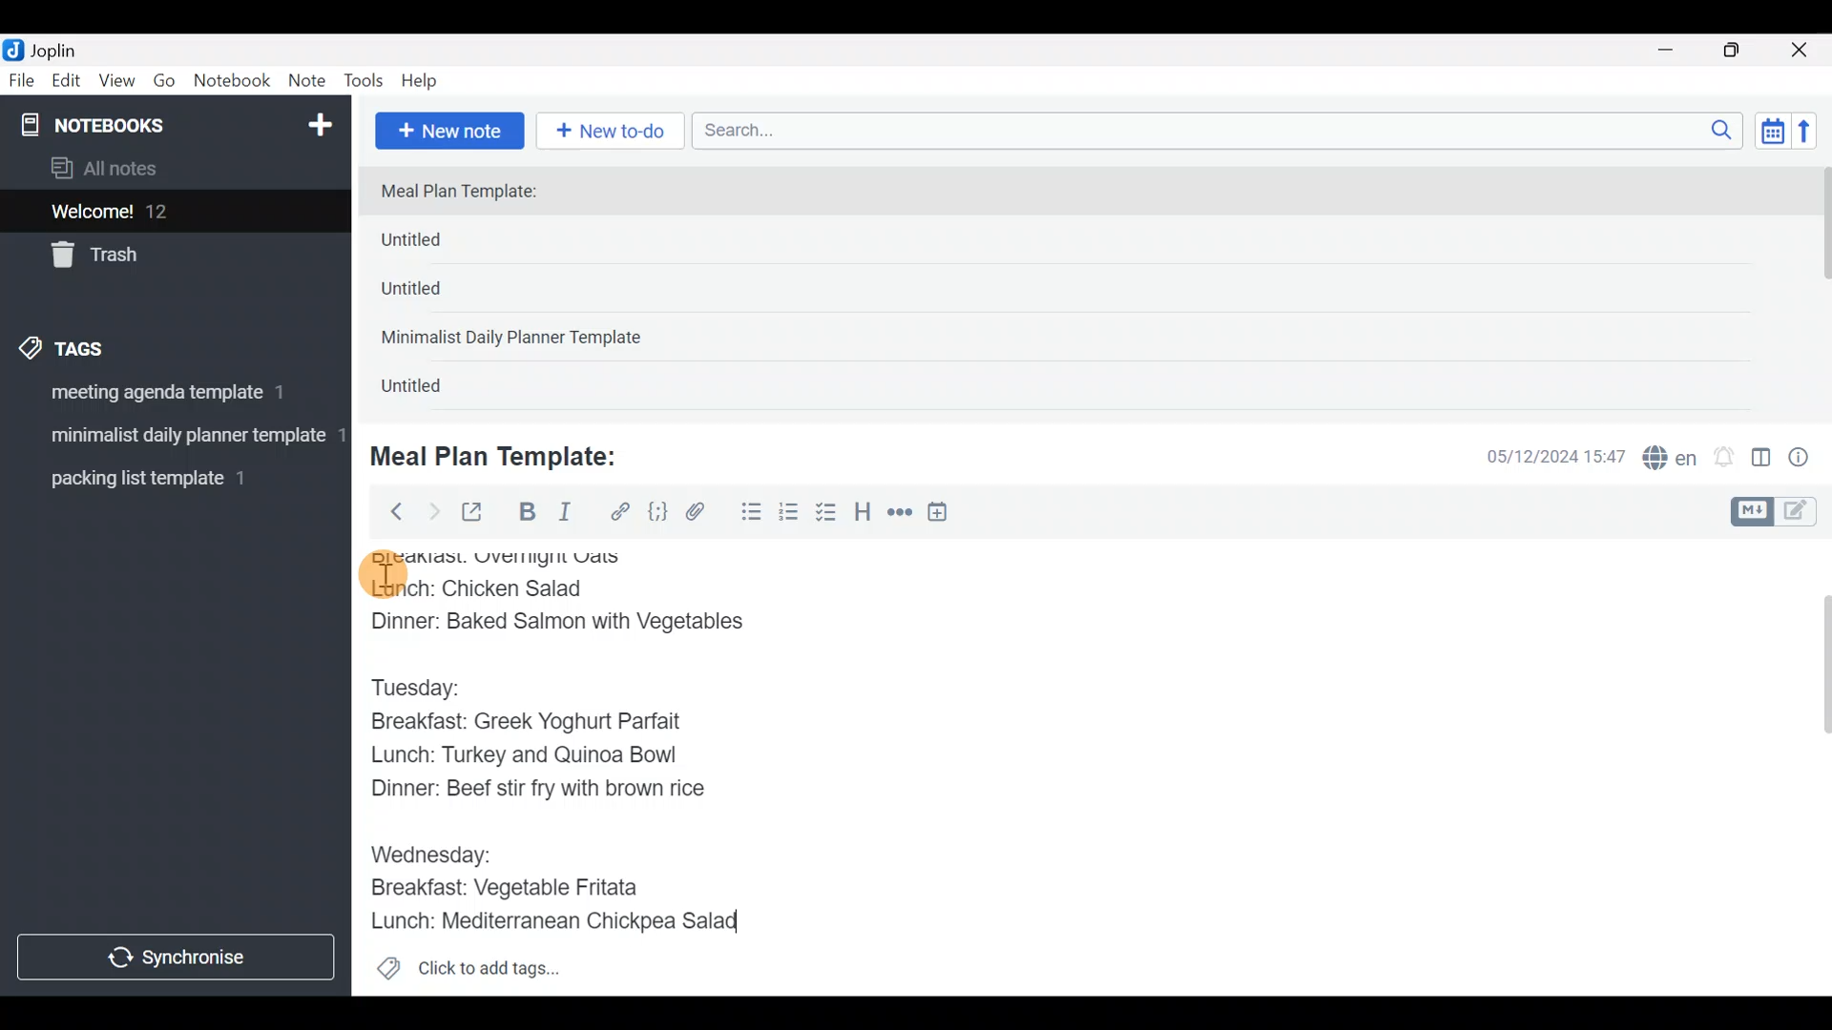 This screenshot has height=1030, width=1832. What do you see at coordinates (1820, 288) in the screenshot?
I see `scroll bar` at bounding box center [1820, 288].